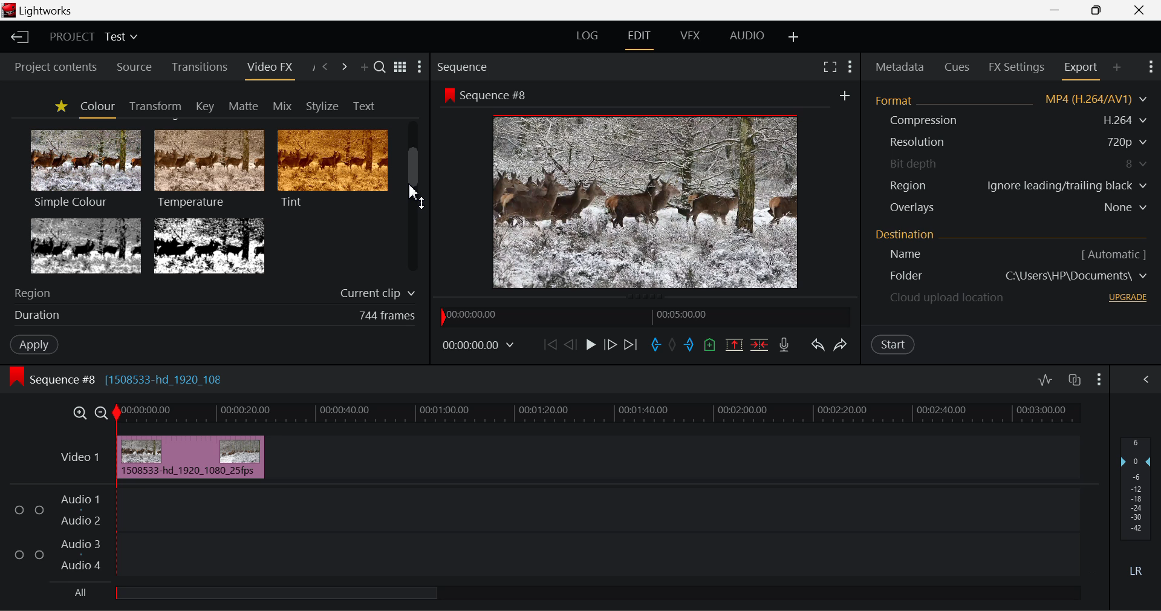 The width and height of the screenshot is (1161, 611). What do you see at coordinates (906, 234) in the screenshot?
I see `Destination` at bounding box center [906, 234].